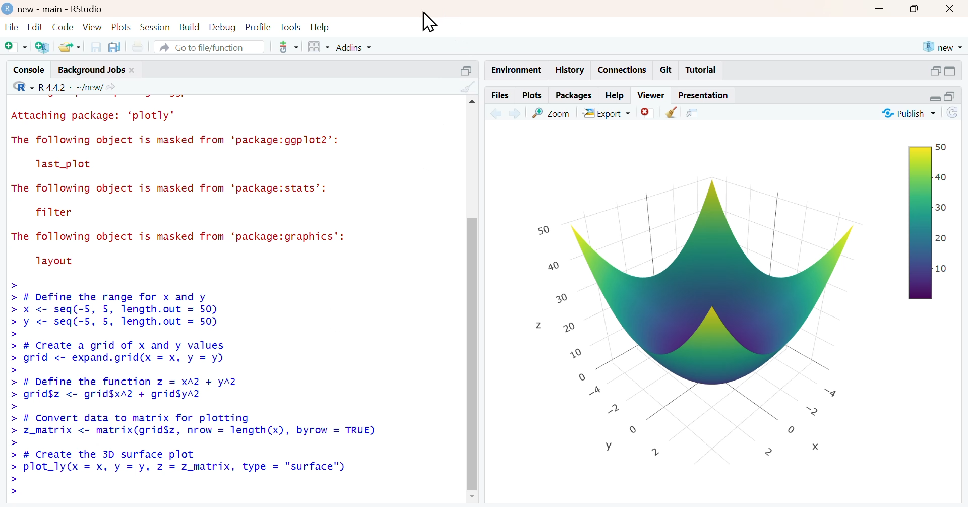  What do you see at coordinates (114, 87) in the screenshot?
I see `view the current working directory` at bounding box center [114, 87].